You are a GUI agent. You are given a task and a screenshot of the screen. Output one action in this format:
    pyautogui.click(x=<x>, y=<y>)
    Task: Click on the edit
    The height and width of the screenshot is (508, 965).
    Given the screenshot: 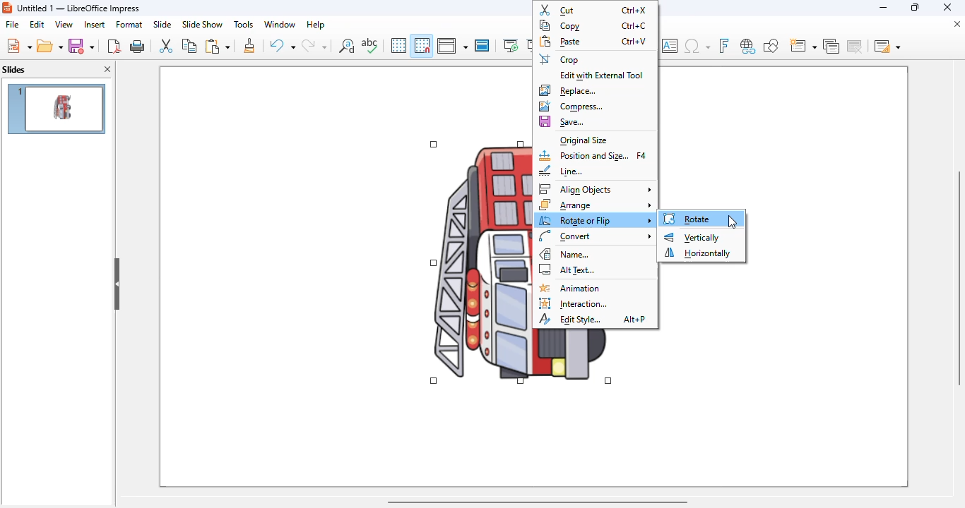 What is the action you would take?
    pyautogui.click(x=37, y=24)
    